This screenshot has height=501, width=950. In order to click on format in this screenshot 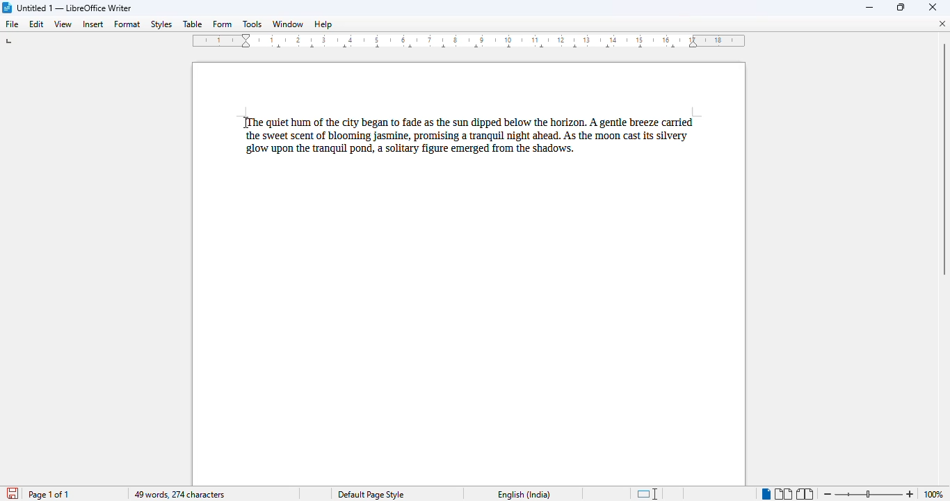, I will do `click(128, 24)`.